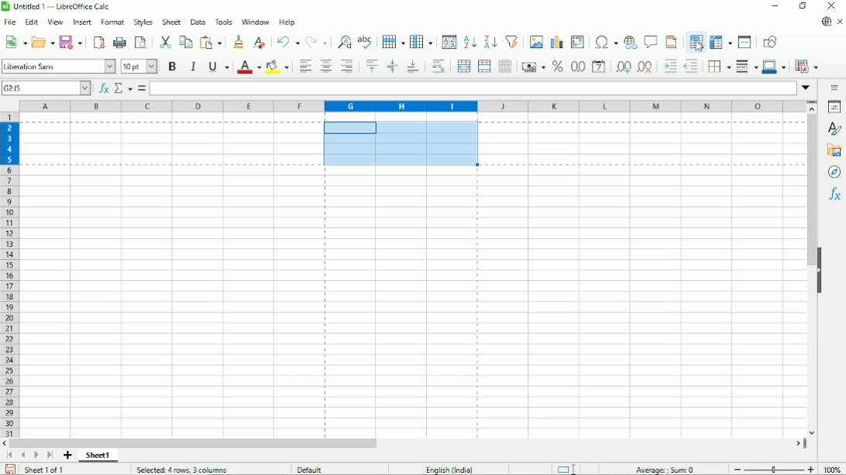 Image resolution: width=846 pixels, height=475 pixels. Describe the element at coordinates (342, 41) in the screenshot. I see `Find and replace` at that location.